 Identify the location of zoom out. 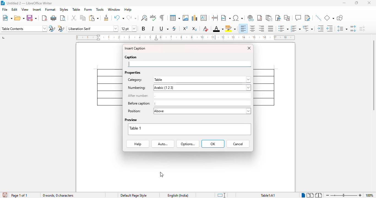
(328, 196).